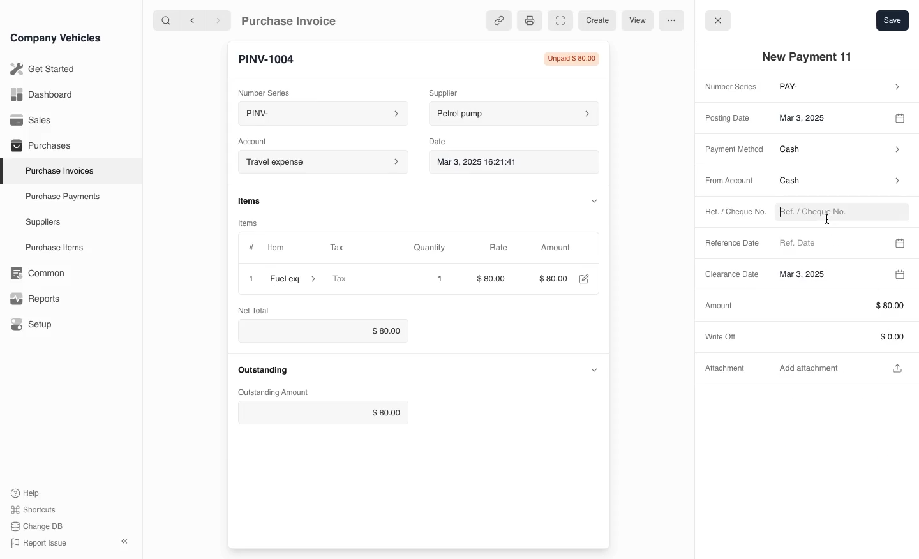 This screenshot has width=919, height=559. What do you see at coordinates (218, 20) in the screenshot?
I see `next` at bounding box center [218, 20].